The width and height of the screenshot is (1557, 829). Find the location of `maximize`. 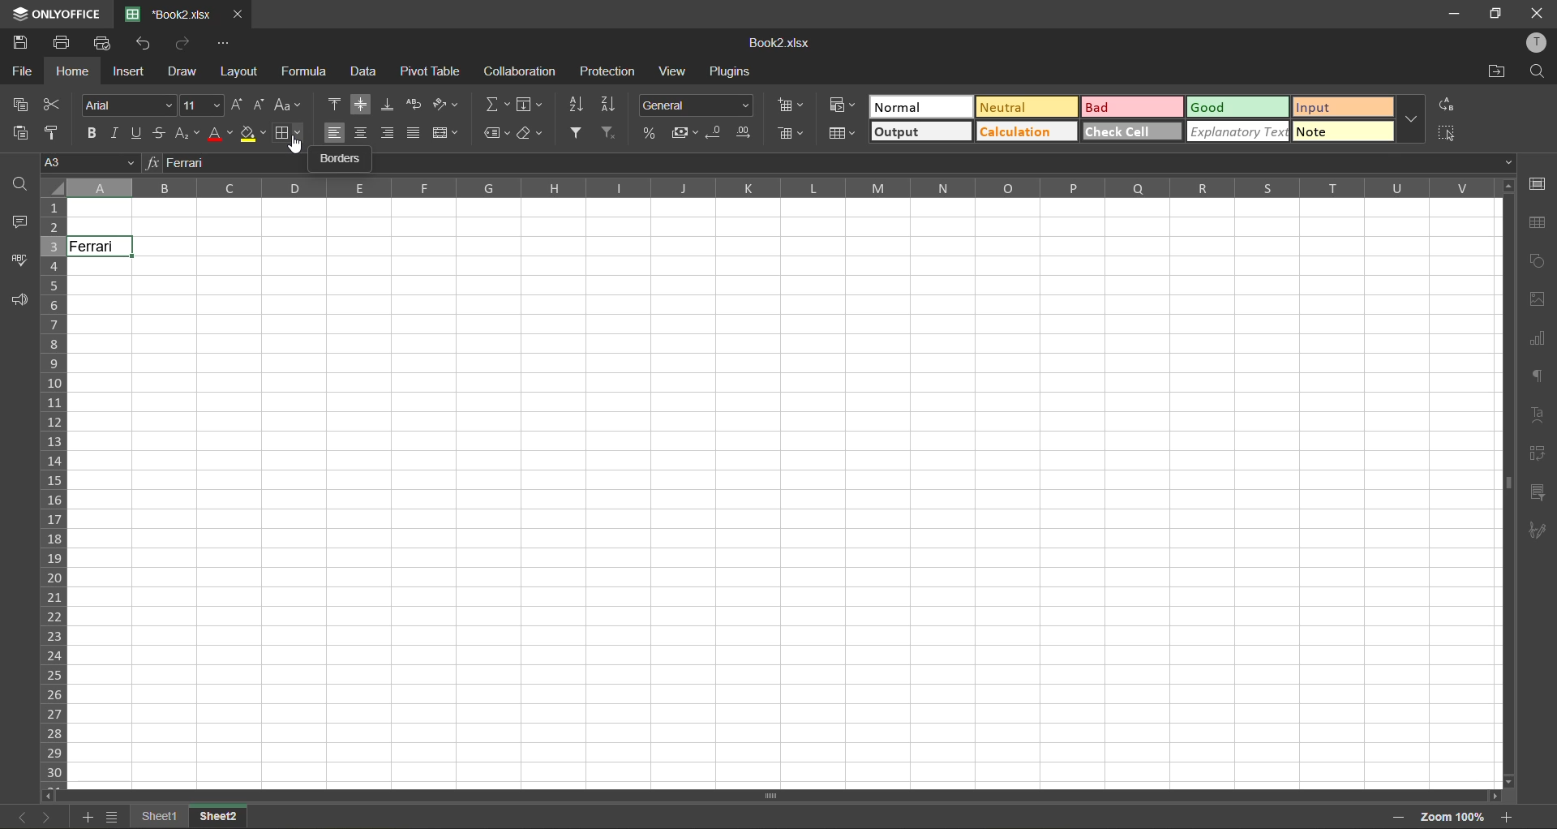

maximize is located at coordinates (1496, 15).